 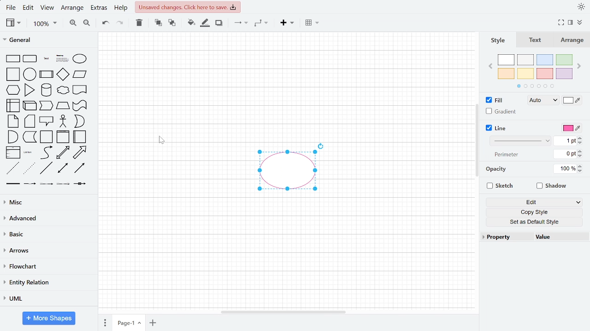 I want to click on perimeter, so click(x=505, y=154).